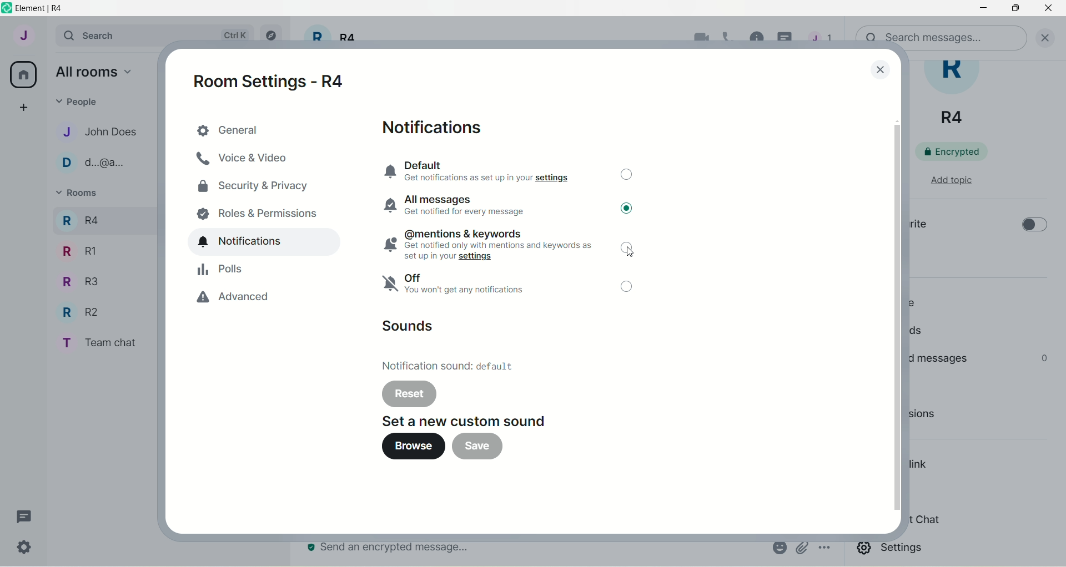  What do you see at coordinates (942, 34) in the screenshot?
I see `search message` at bounding box center [942, 34].